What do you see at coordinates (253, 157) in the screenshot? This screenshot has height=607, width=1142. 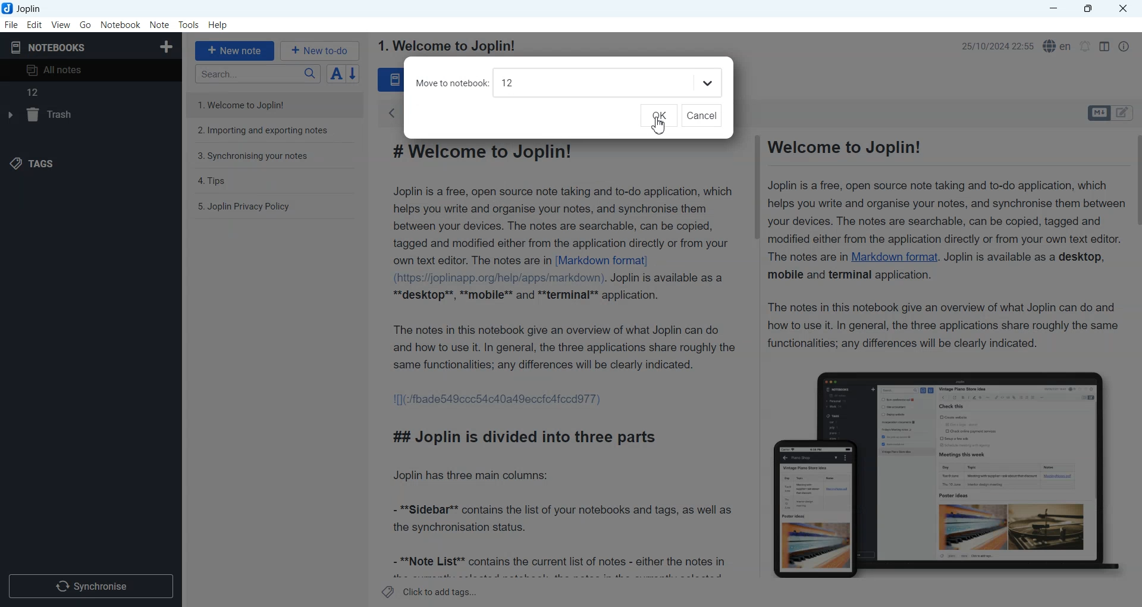 I see `3. Synchronising your notes` at bounding box center [253, 157].